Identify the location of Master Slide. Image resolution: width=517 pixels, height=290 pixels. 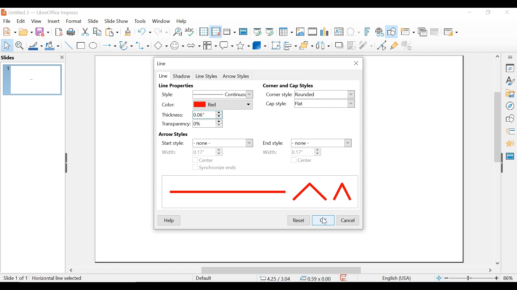
(511, 155).